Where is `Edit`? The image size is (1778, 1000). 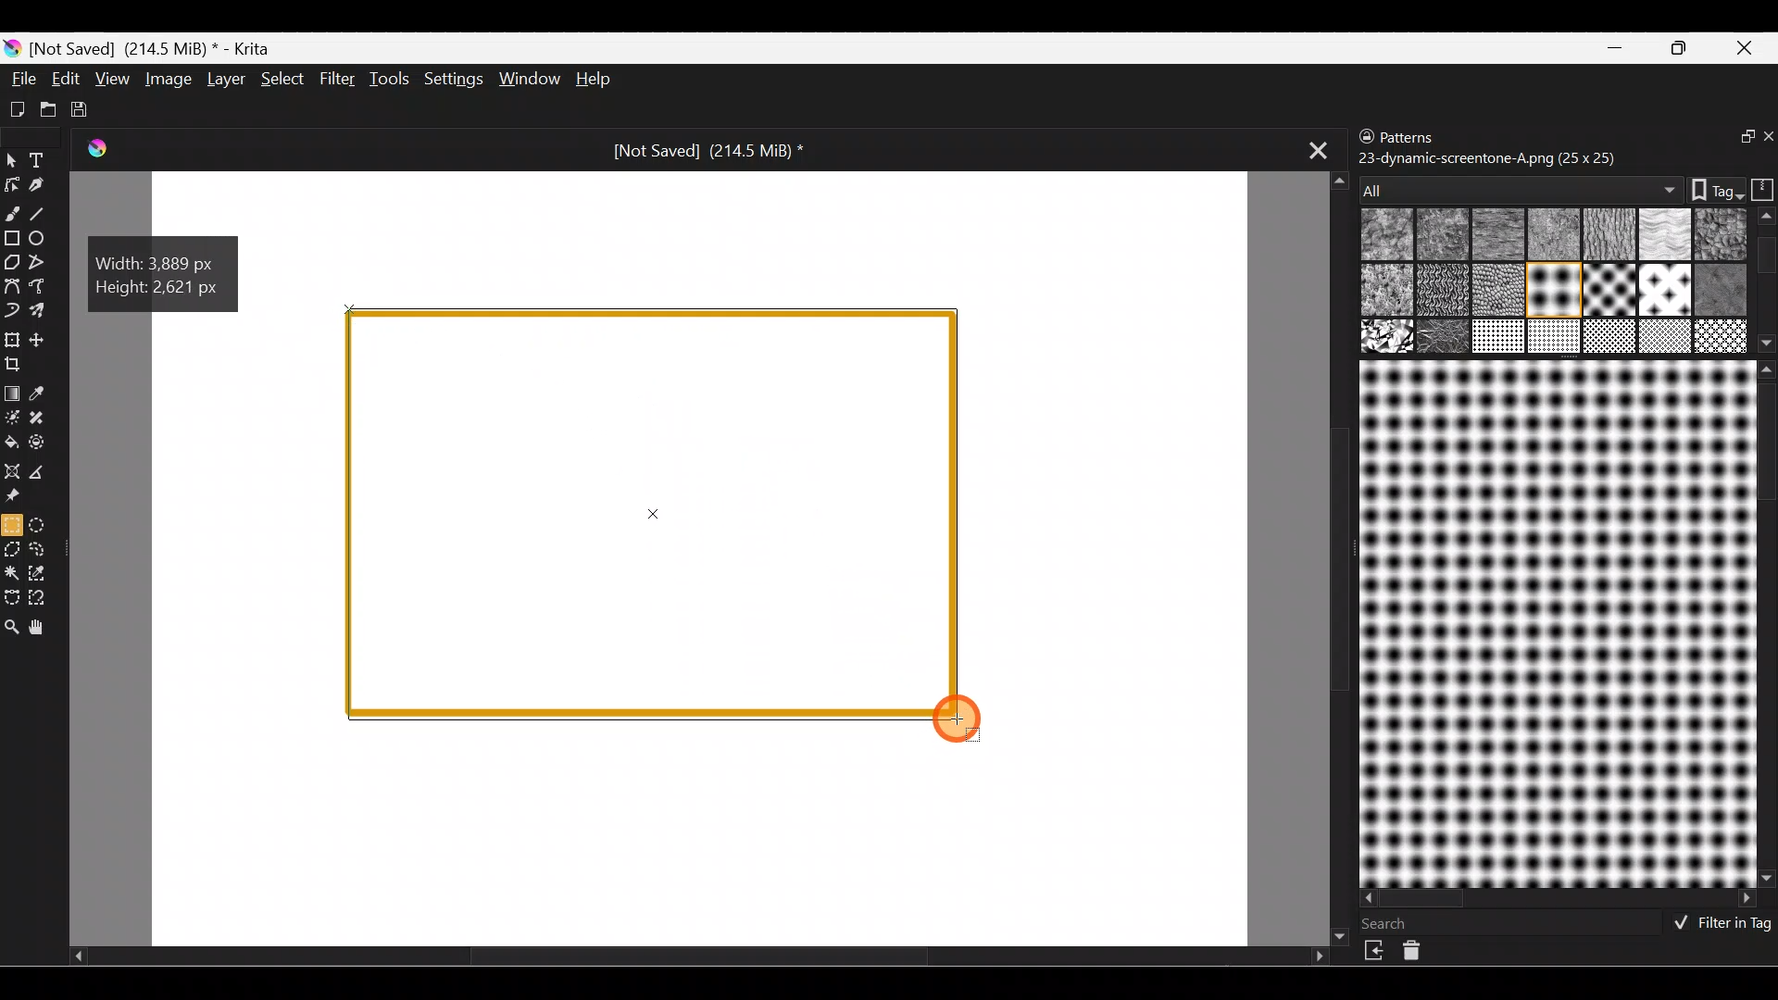
Edit is located at coordinates (65, 81).